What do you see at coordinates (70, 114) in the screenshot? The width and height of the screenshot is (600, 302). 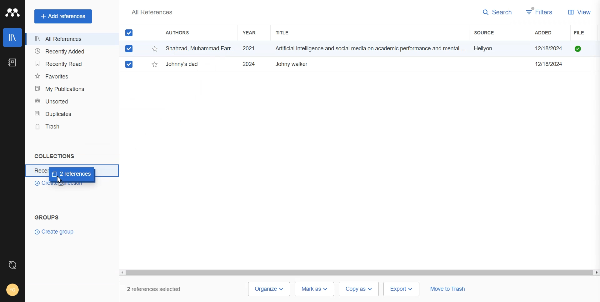 I see `Duplicates` at bounding box center [70, 114].